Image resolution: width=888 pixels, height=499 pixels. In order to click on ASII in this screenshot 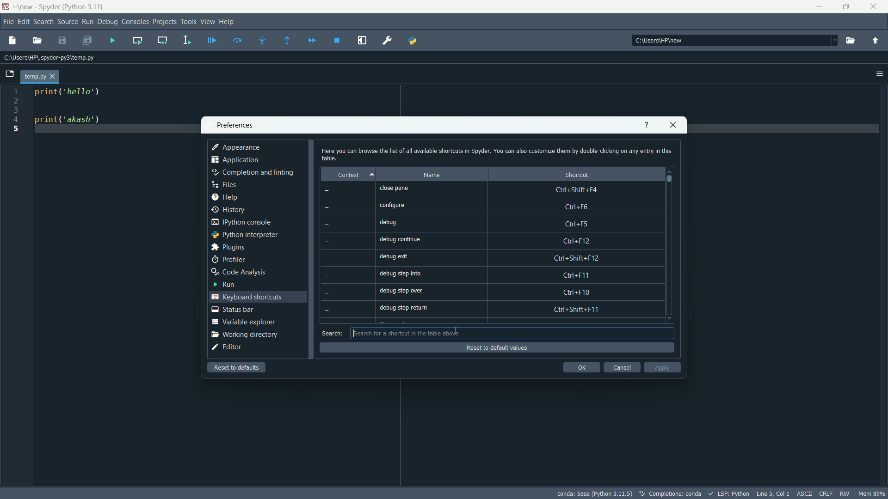, I will do `click(804, 493)`.